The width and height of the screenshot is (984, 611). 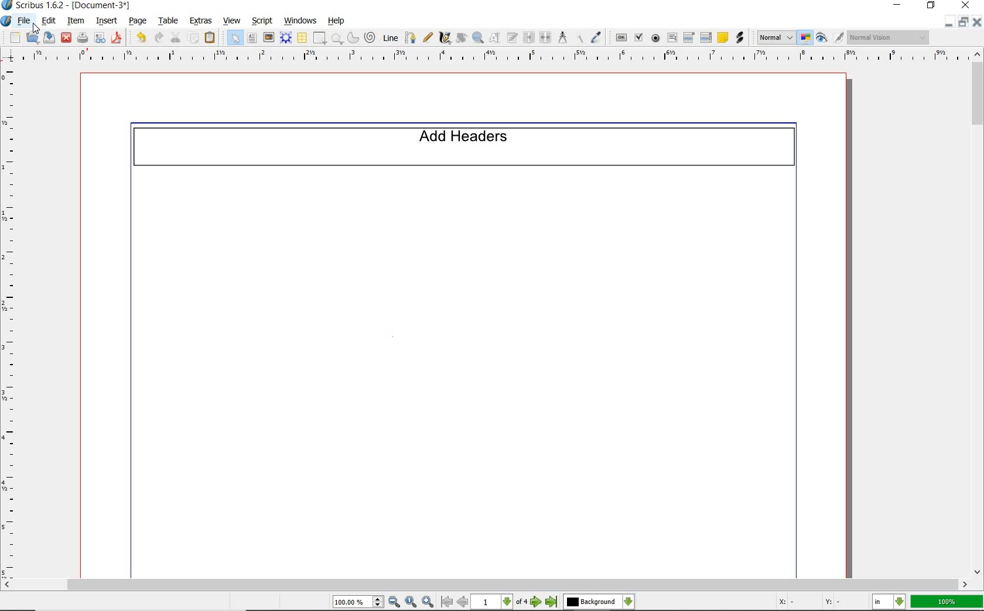 What do you see at coordinates (336, 22) in the screenshot?
I see `help` at bounding box center [336, 22].